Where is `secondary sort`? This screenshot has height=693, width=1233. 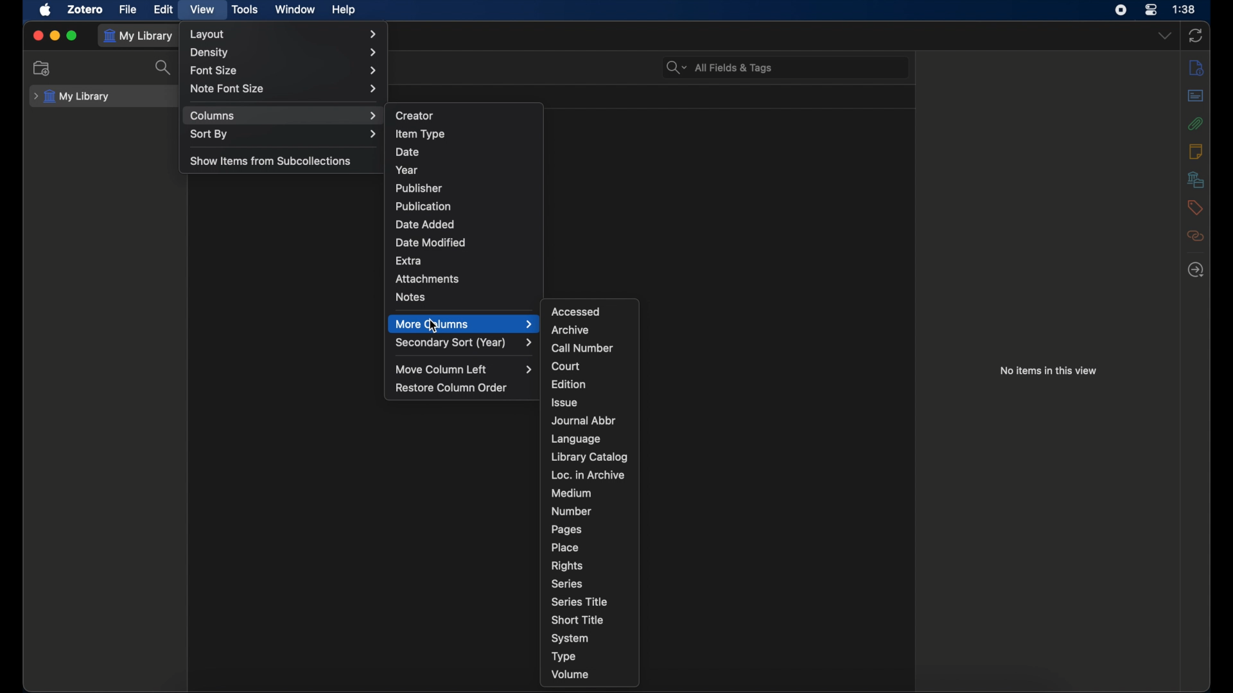
secondary sort is located at coordinates (464, 343).